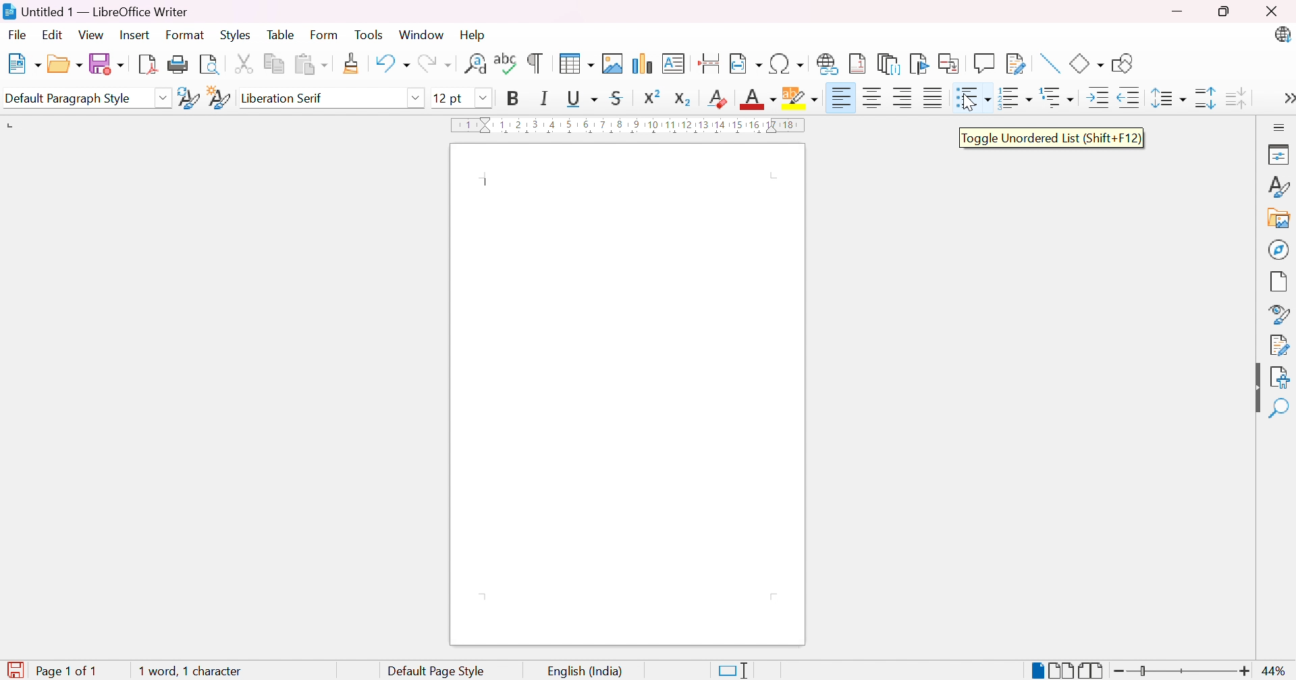 Image resolution: width=1296 pixels, height=680 pixels. I want to click on Find and replace, so click(474, 65).